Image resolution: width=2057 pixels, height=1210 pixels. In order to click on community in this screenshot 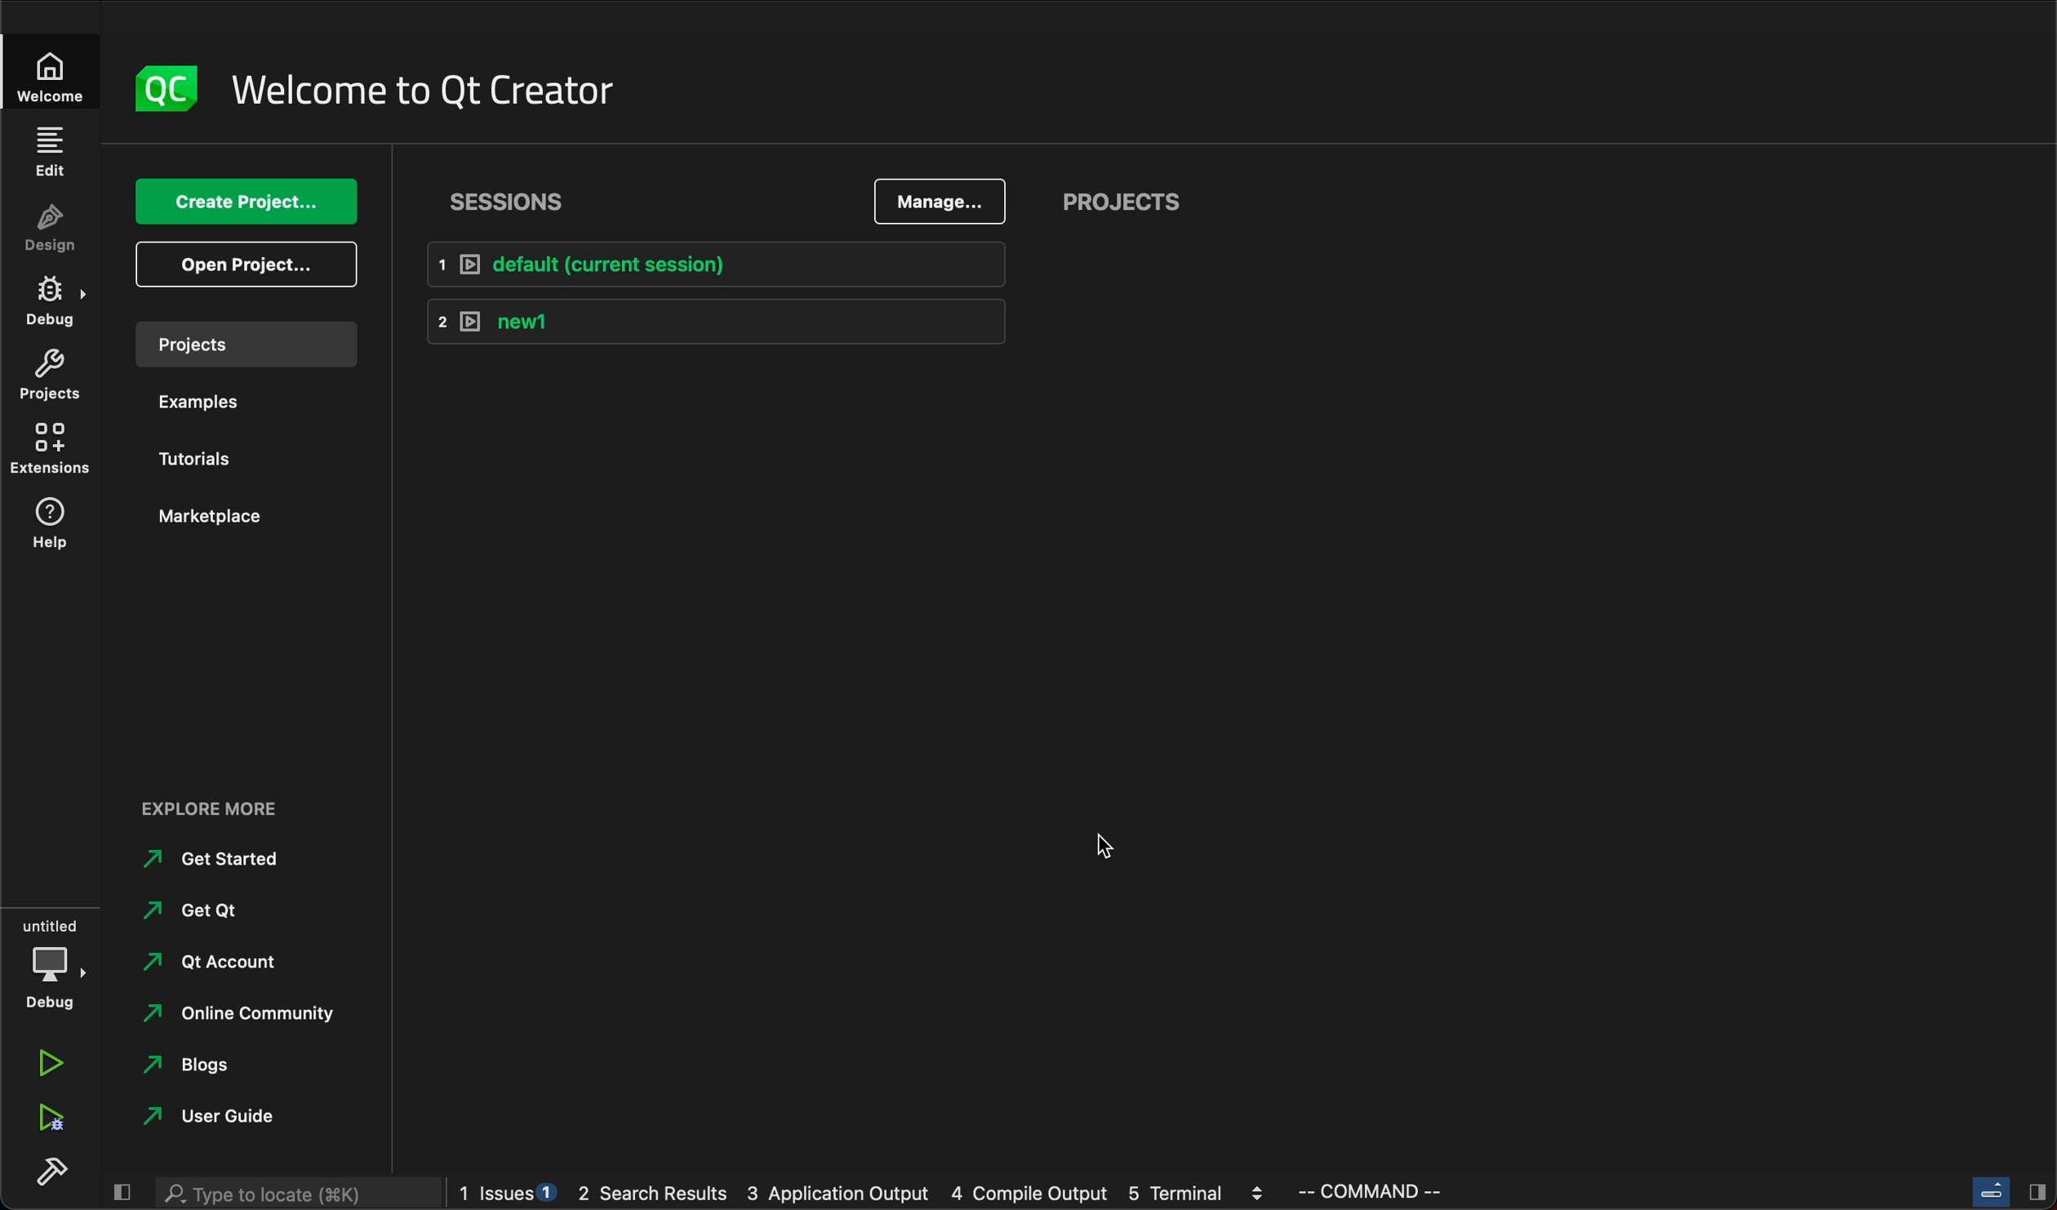, I will do `click(250, 1015)`.